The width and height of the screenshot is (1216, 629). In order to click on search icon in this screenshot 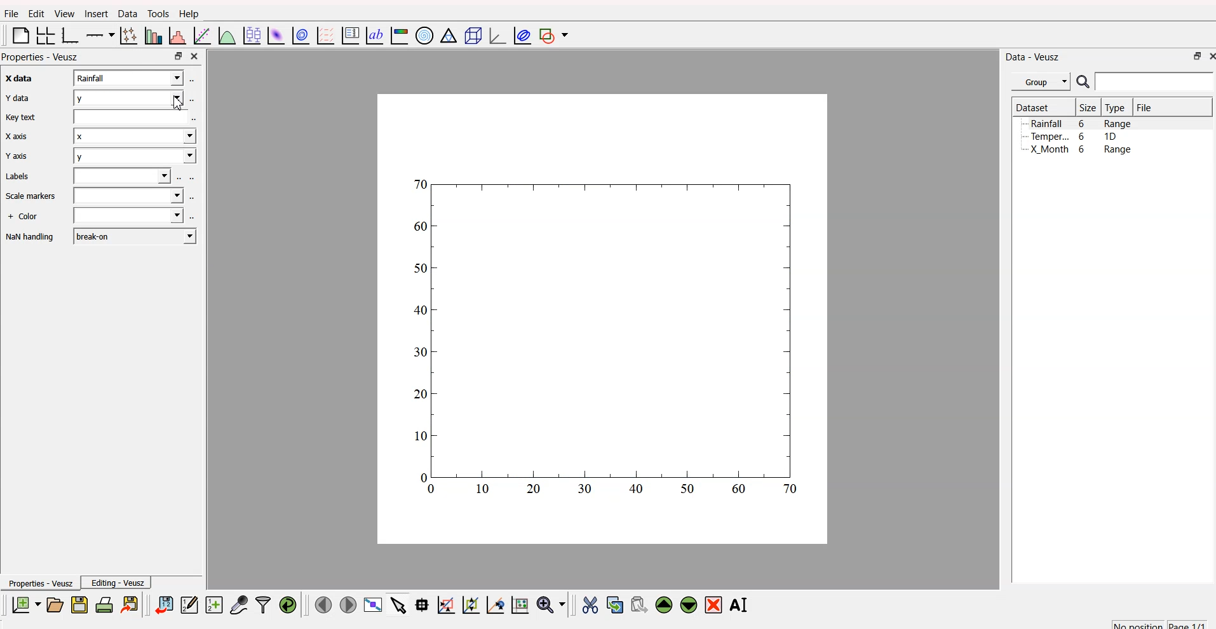, I will do `click(1083, 82)`.